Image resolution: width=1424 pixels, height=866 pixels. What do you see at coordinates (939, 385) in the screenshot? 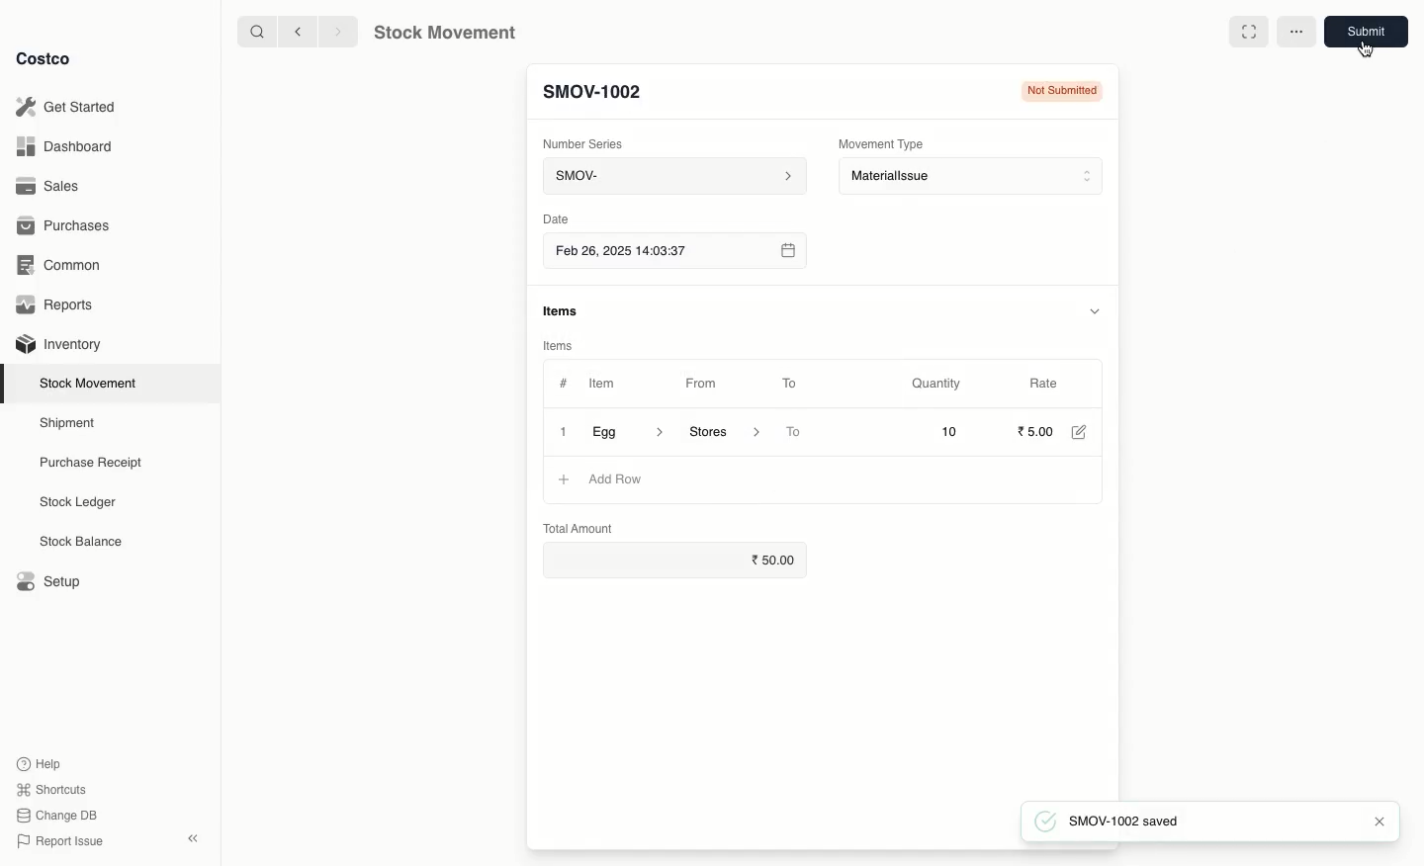
I see `Quantity` at bounding box center [939, 385].